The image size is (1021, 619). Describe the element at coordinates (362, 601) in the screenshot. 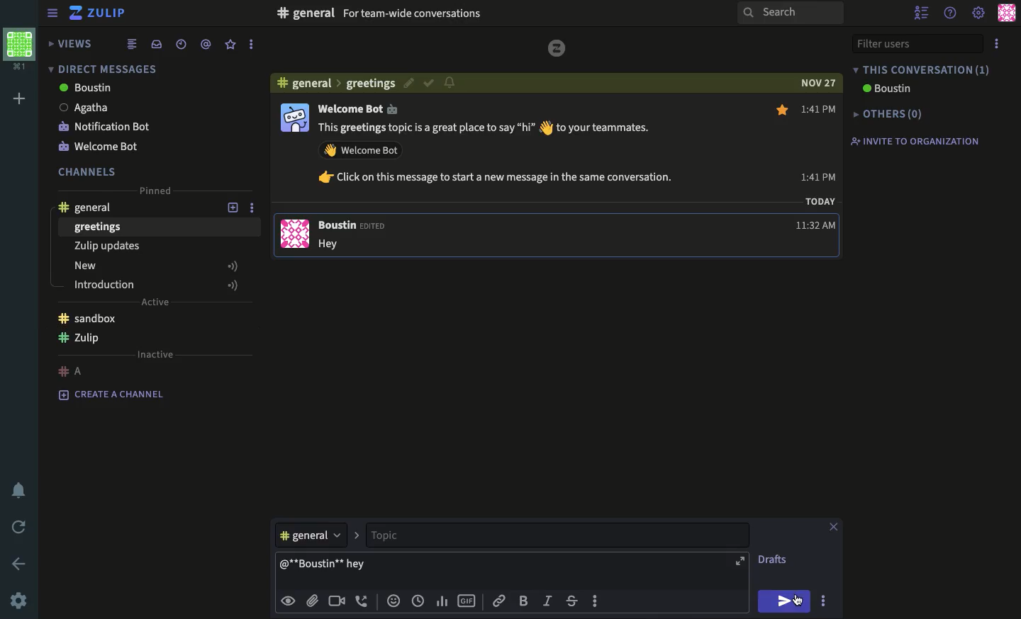

I see `audio call` at that location.